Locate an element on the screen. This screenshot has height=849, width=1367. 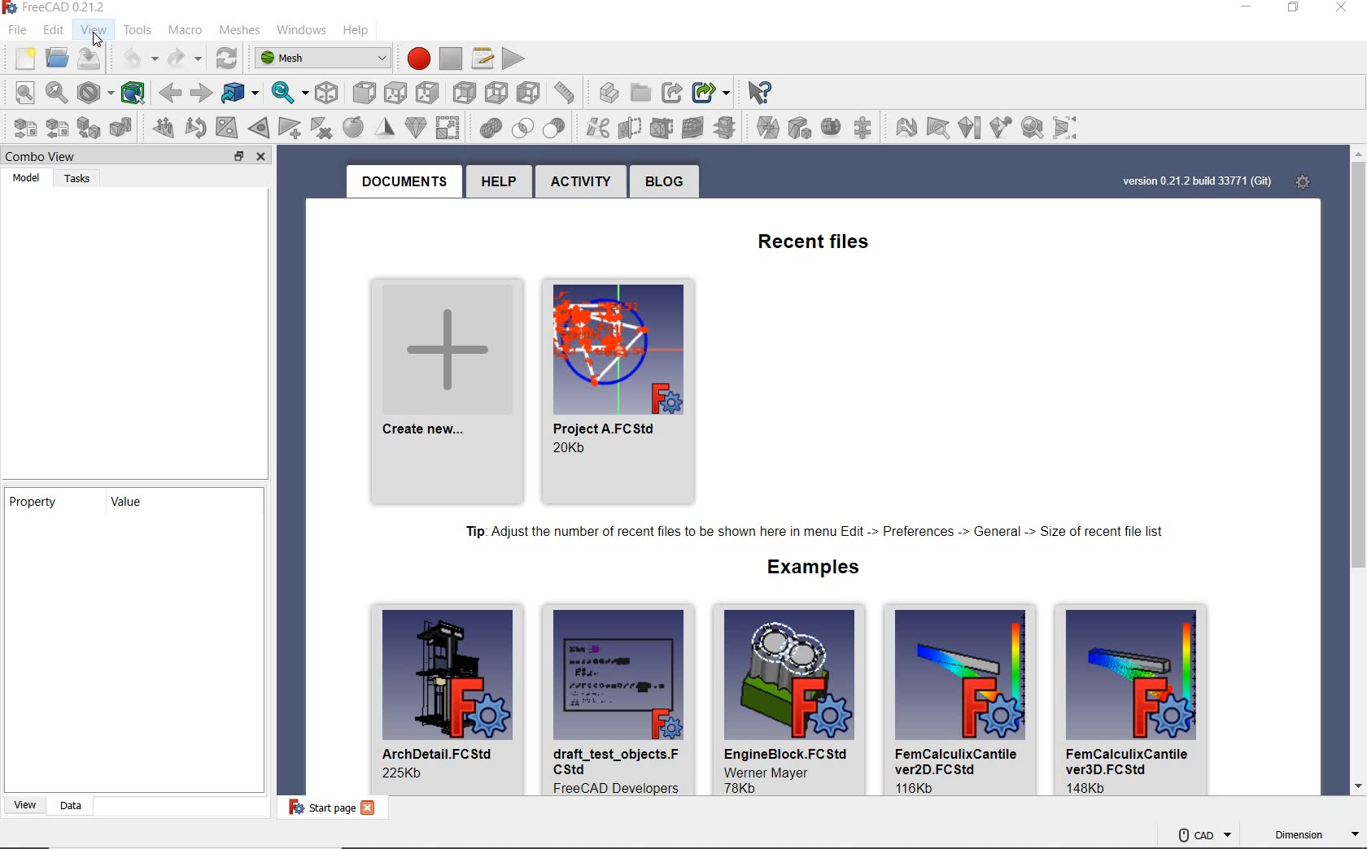
merge is located at coordinates (732, 126).